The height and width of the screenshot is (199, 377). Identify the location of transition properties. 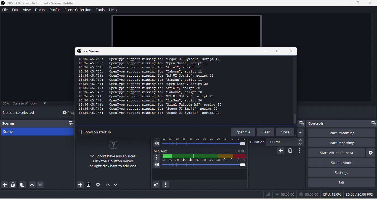
(301, 151).